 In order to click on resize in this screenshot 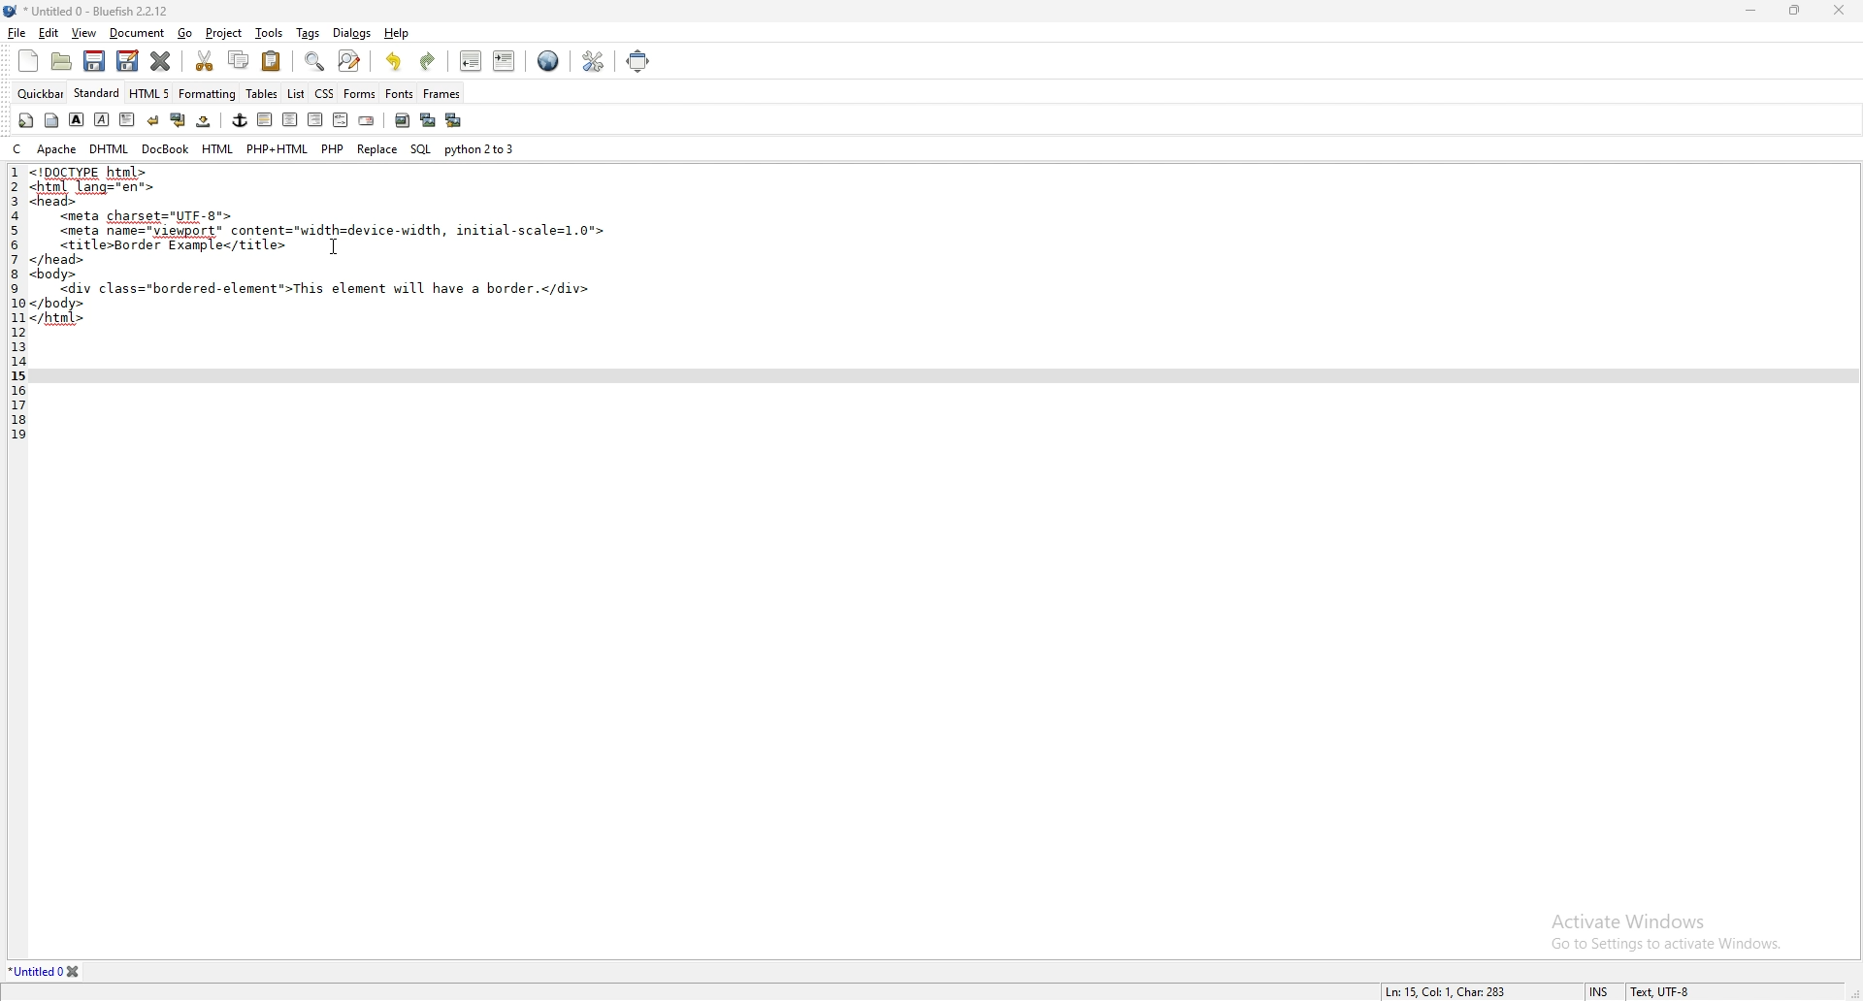, I will do `click(1795, 10)`.